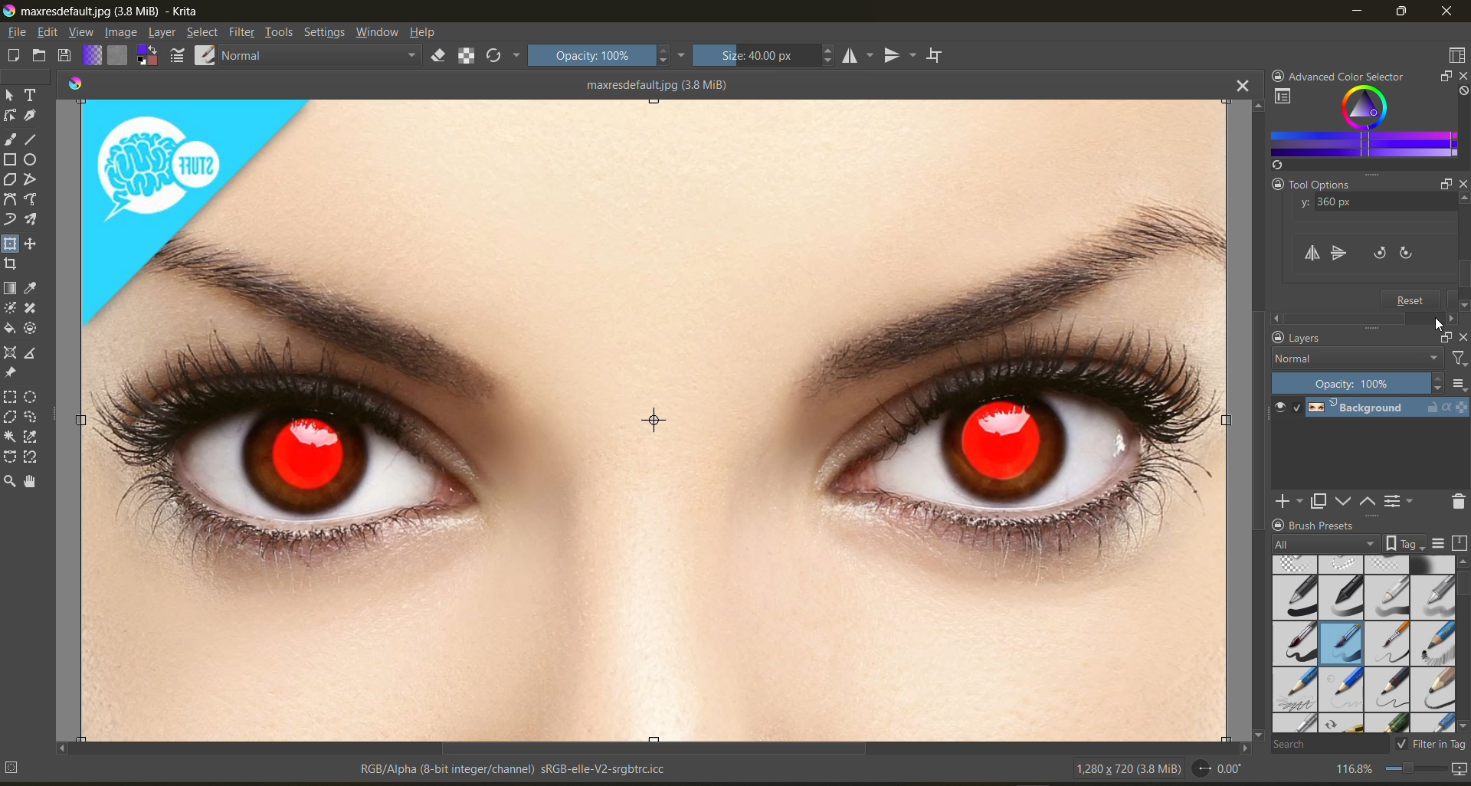 This screenshot has width=1471, height=786. I want to click on rotate canvas clockwise, so click(1412, 254).